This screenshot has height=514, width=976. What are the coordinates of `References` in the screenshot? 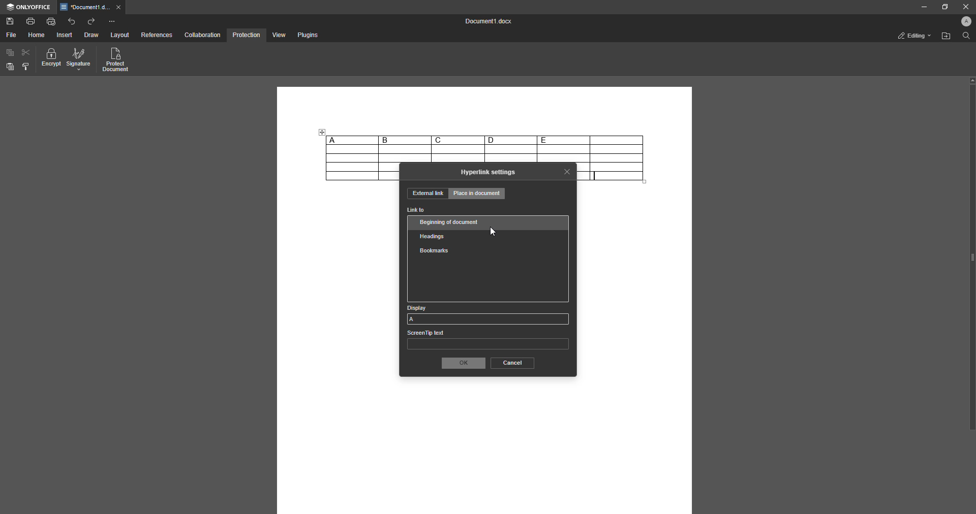 It's located at (156, 36).